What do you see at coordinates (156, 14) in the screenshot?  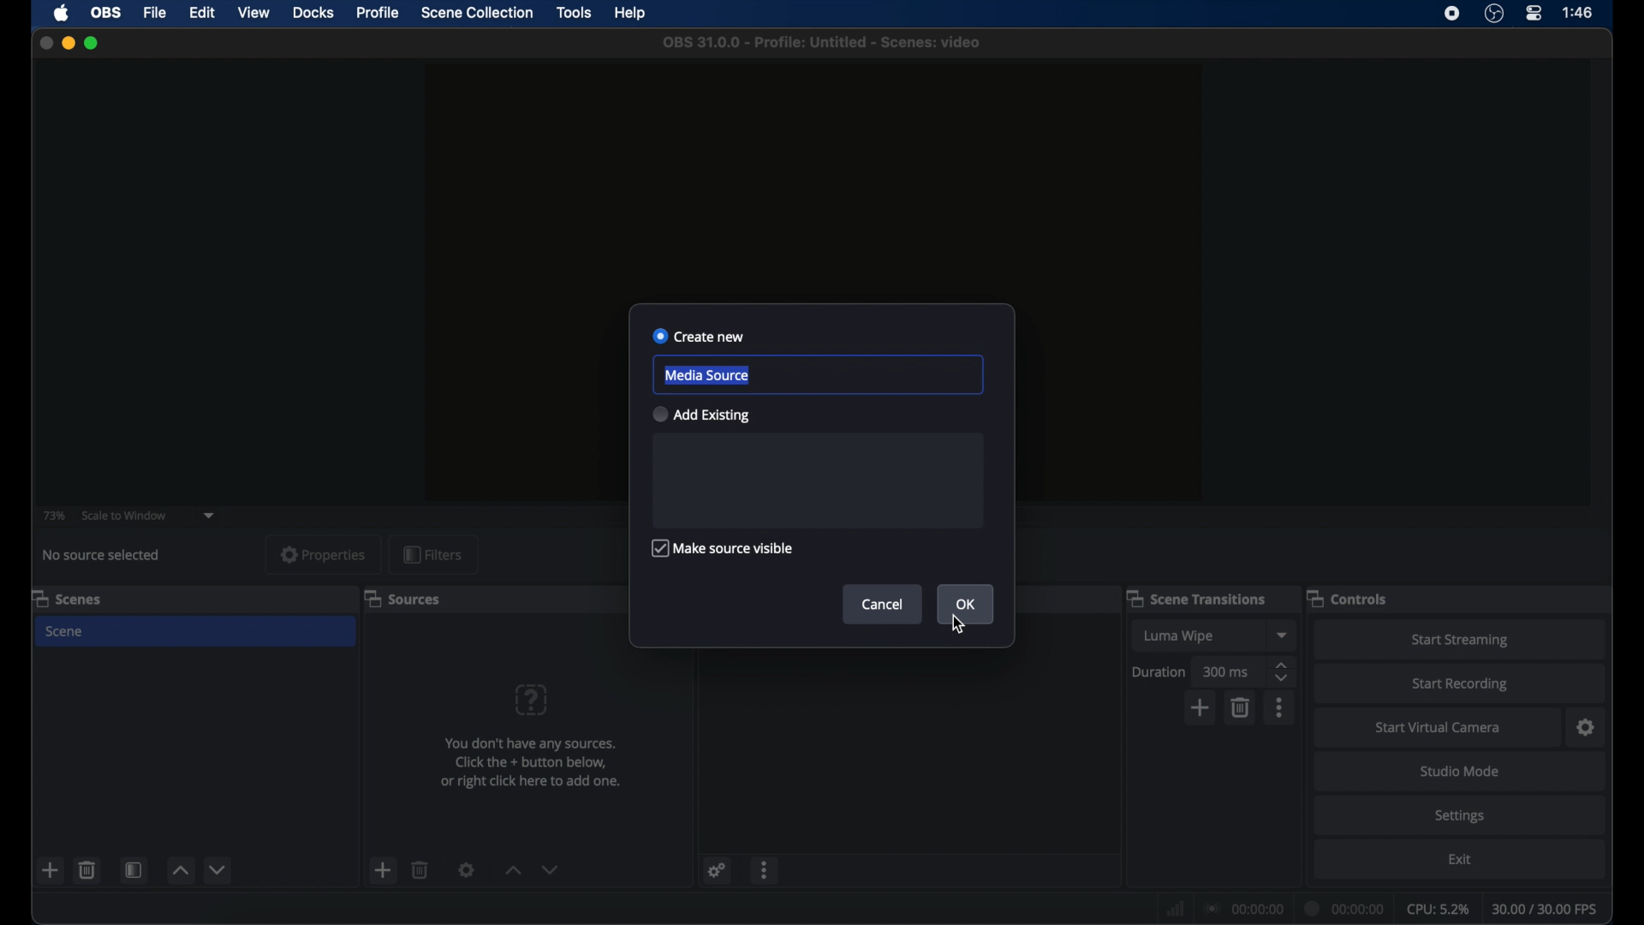 I see `file` at bounding box center [156, 14].